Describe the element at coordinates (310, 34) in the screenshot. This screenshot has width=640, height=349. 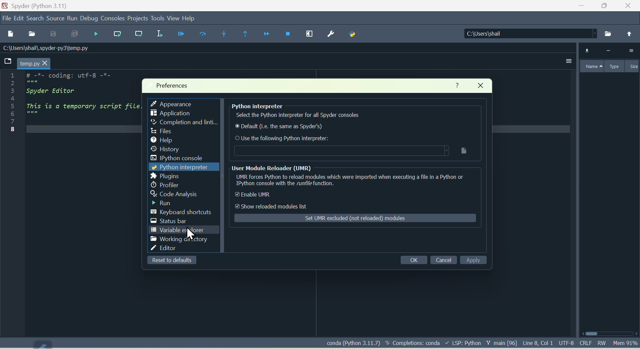
I see `Maximise current window` at that location.